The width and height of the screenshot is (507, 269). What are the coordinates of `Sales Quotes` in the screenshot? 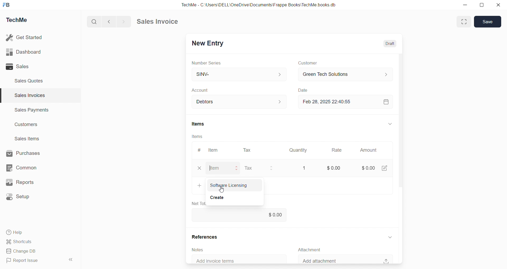 It's located at (29, 81).